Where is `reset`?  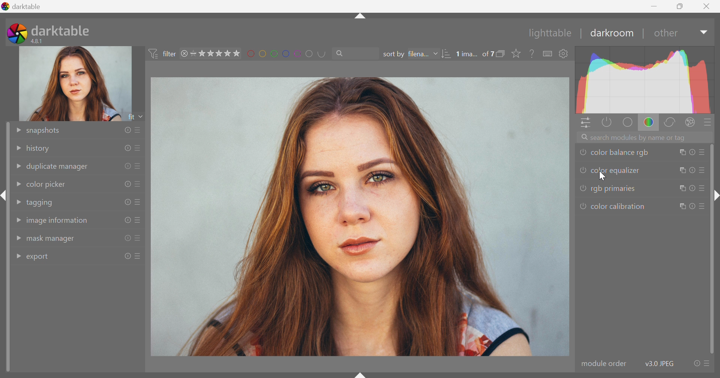 reset is located at coordinates (127, 201).